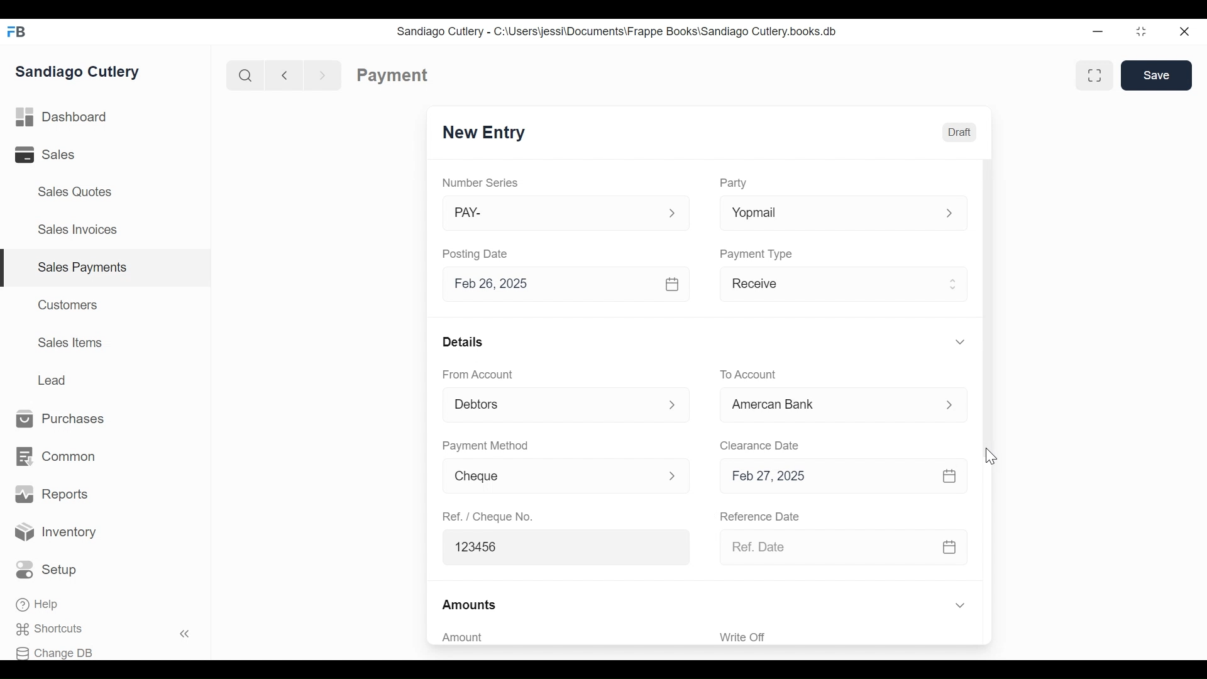 This screenshot has height=679, width=1207. I want to click on Debtors, so click(549, 406).